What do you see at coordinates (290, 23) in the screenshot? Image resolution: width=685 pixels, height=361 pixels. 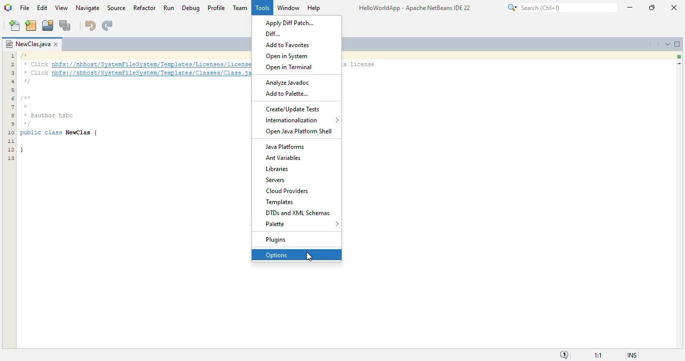 I see `apply diff patch` at bounding box center [290, 23].